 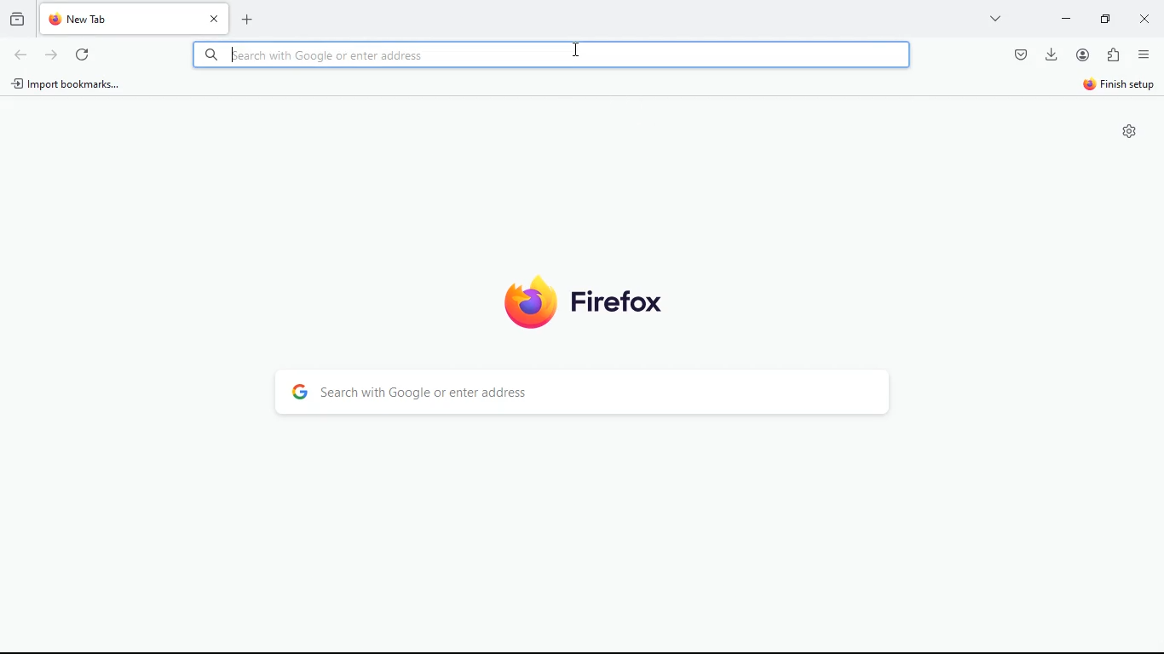 I want to click on settings, so click(x=1132, y=133).